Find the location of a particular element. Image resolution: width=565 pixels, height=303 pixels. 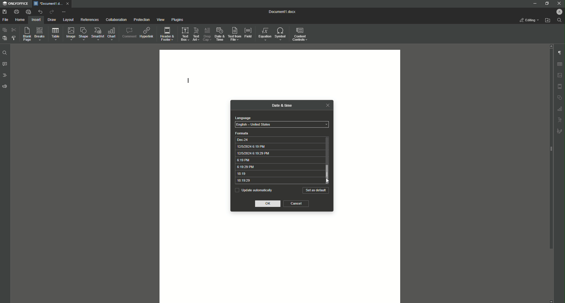

close is located at coordinates (327, 105).